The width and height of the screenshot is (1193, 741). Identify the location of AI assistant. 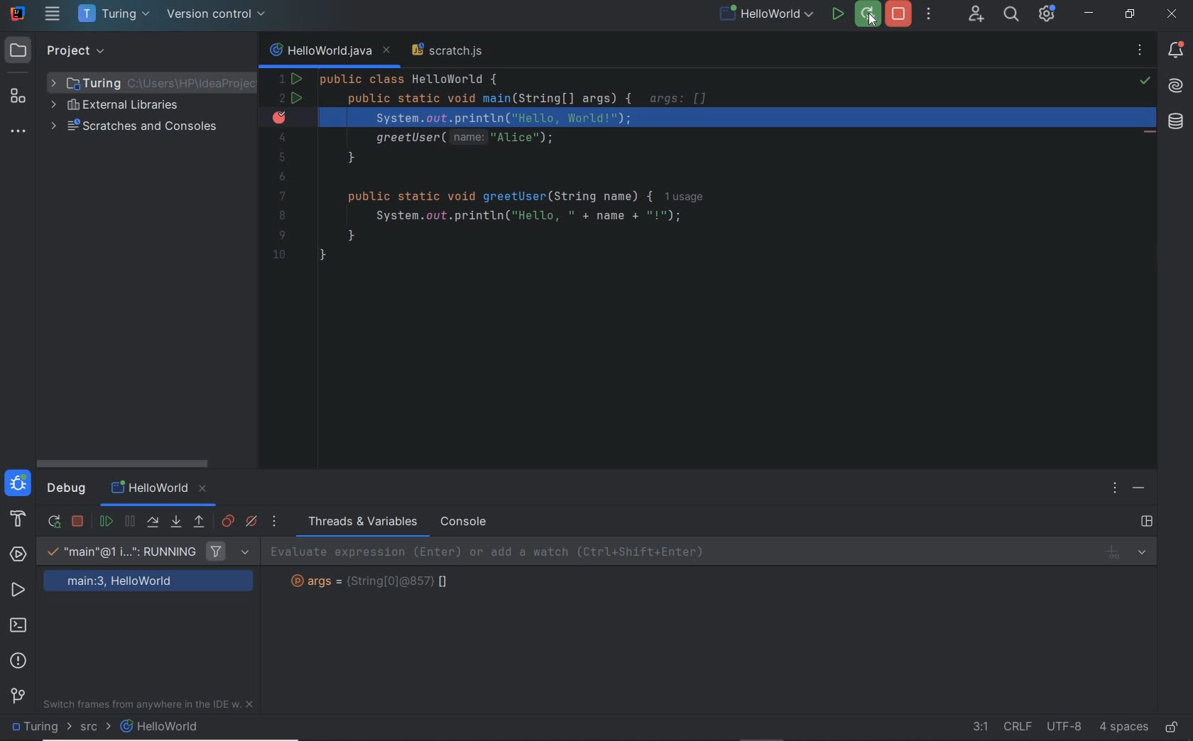
(1176, 87).